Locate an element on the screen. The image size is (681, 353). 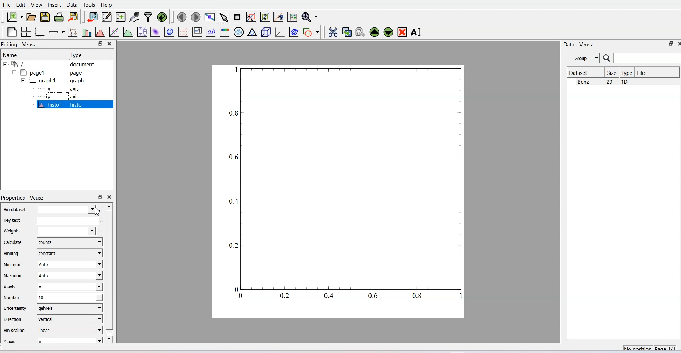
Number - 10 is located at coordinates (52, 297).